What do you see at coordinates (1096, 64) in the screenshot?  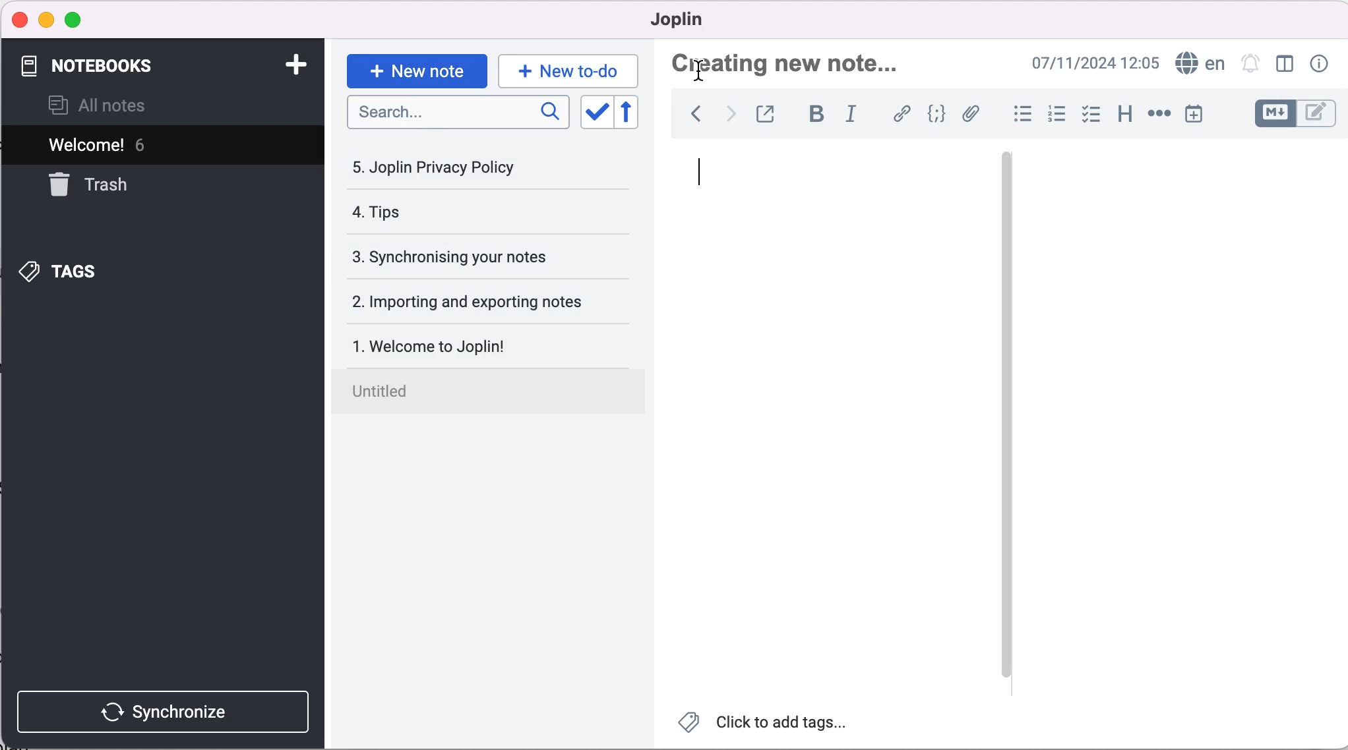 I see `time and date` at bounding box center [1096, 64].